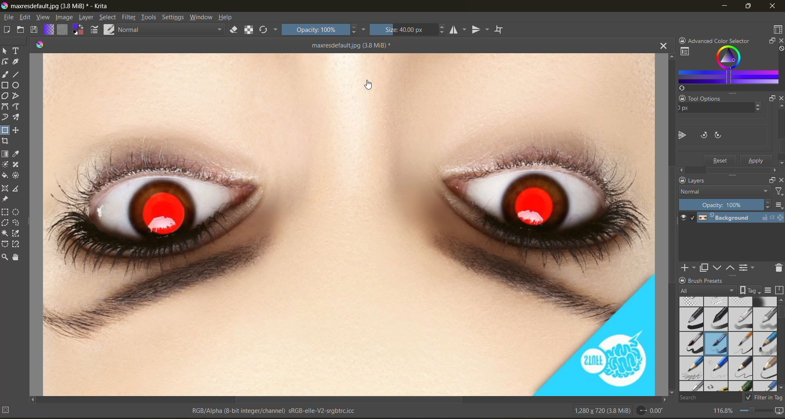 The image size is (785, 419). I want to click on lock docker, so click(683, 280).